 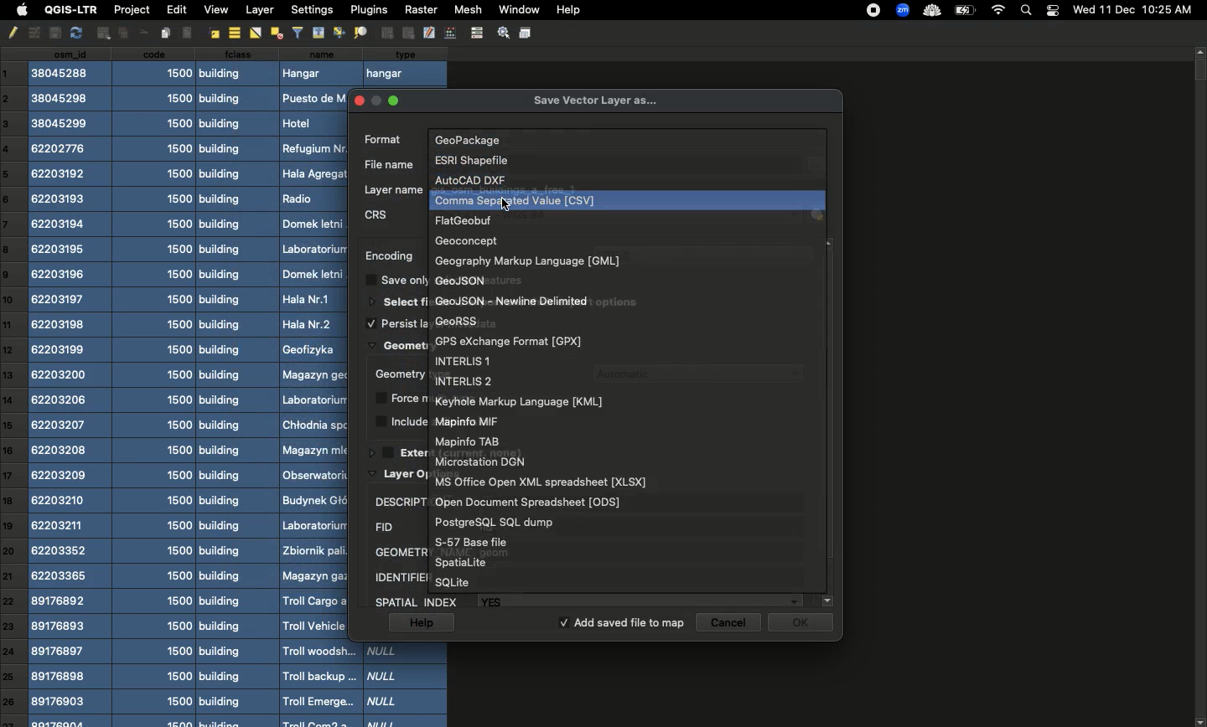 What do you see at coordinates (359, 33) in the screenshot?
I see `Distribute Objects Evenly` at bounding box center [359, 33].